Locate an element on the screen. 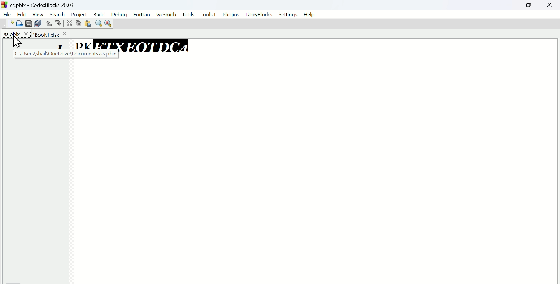  Maximise is located at coordinates (530, 5).